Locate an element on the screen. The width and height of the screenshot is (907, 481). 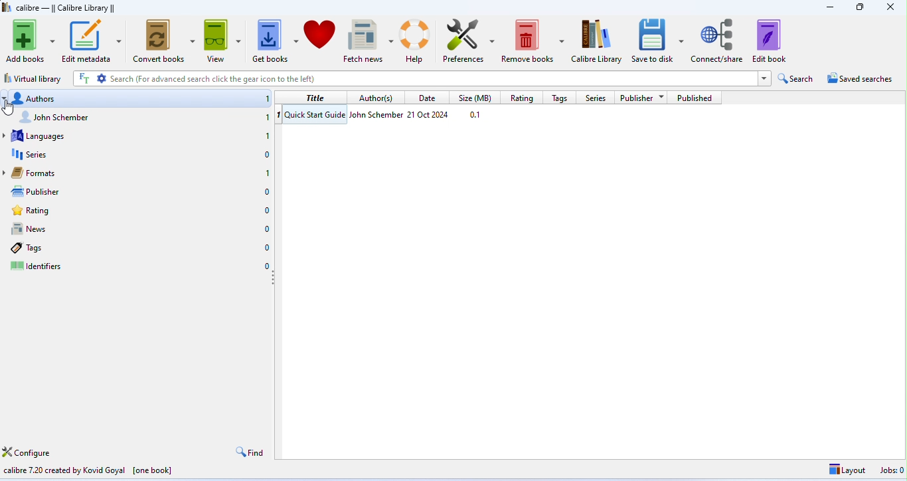
donate to support calibre is located at coordinates (321, 37).